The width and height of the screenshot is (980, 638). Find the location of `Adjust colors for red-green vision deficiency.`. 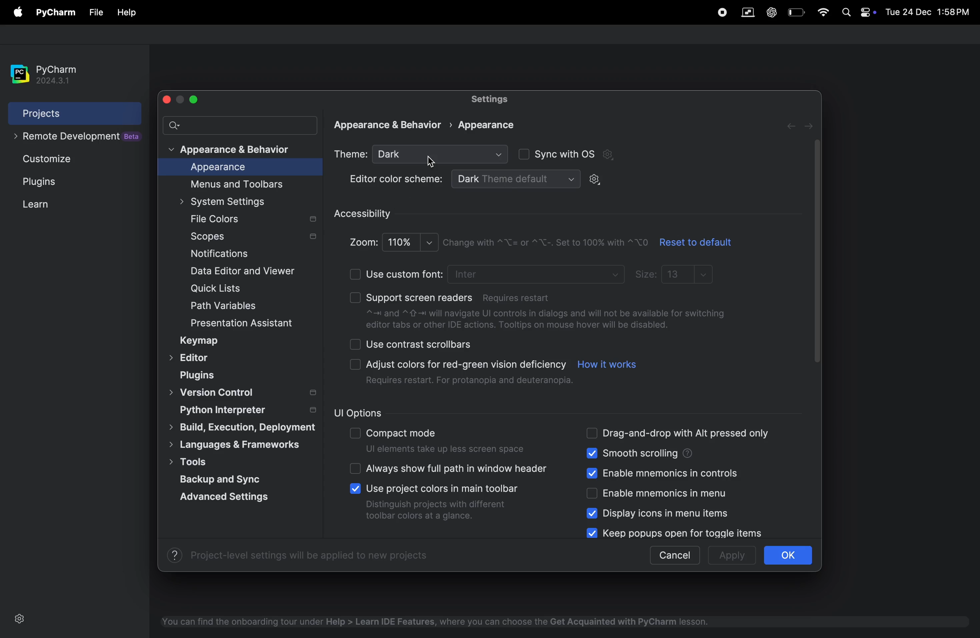

Adjust colors for red-green vision deficiency. is located at coordinates (467, 364).